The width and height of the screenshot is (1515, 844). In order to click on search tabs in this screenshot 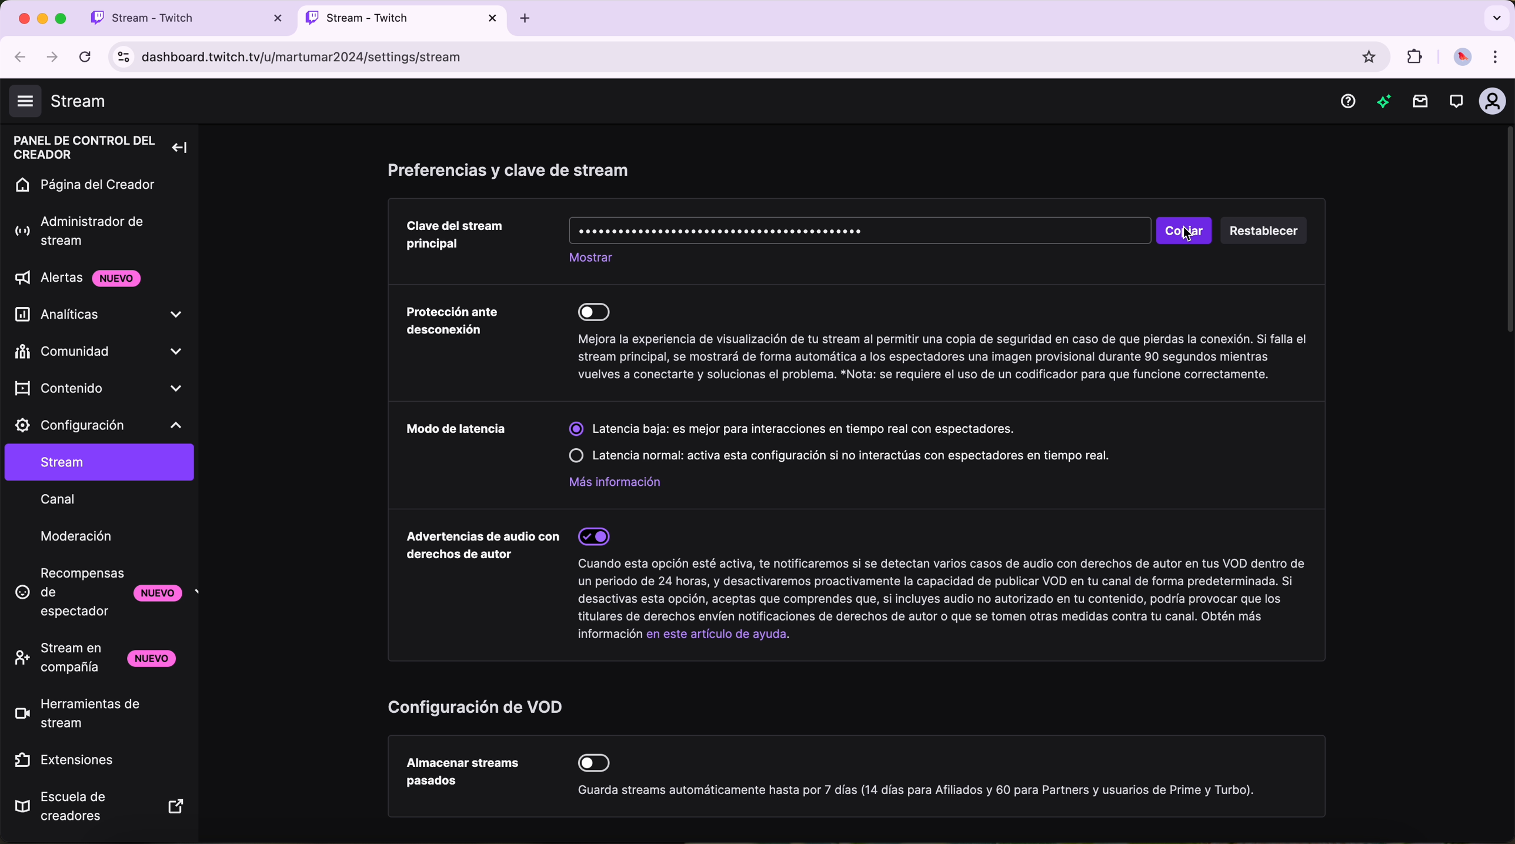, I will do `click(1496, 19)`.